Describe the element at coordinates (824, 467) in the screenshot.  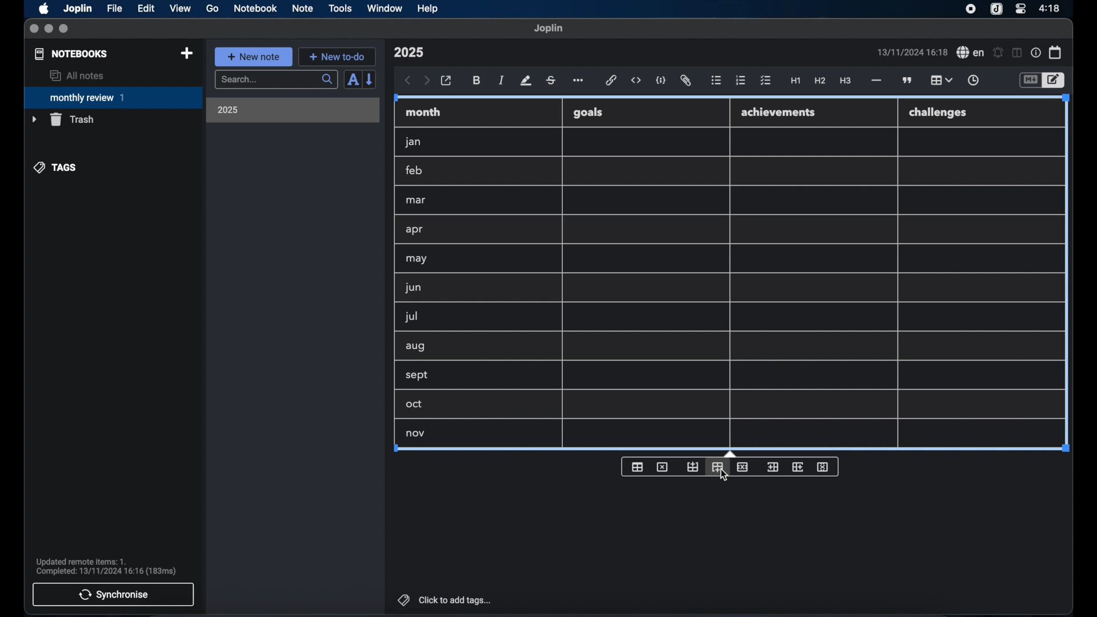
I see `delete column` at that location.